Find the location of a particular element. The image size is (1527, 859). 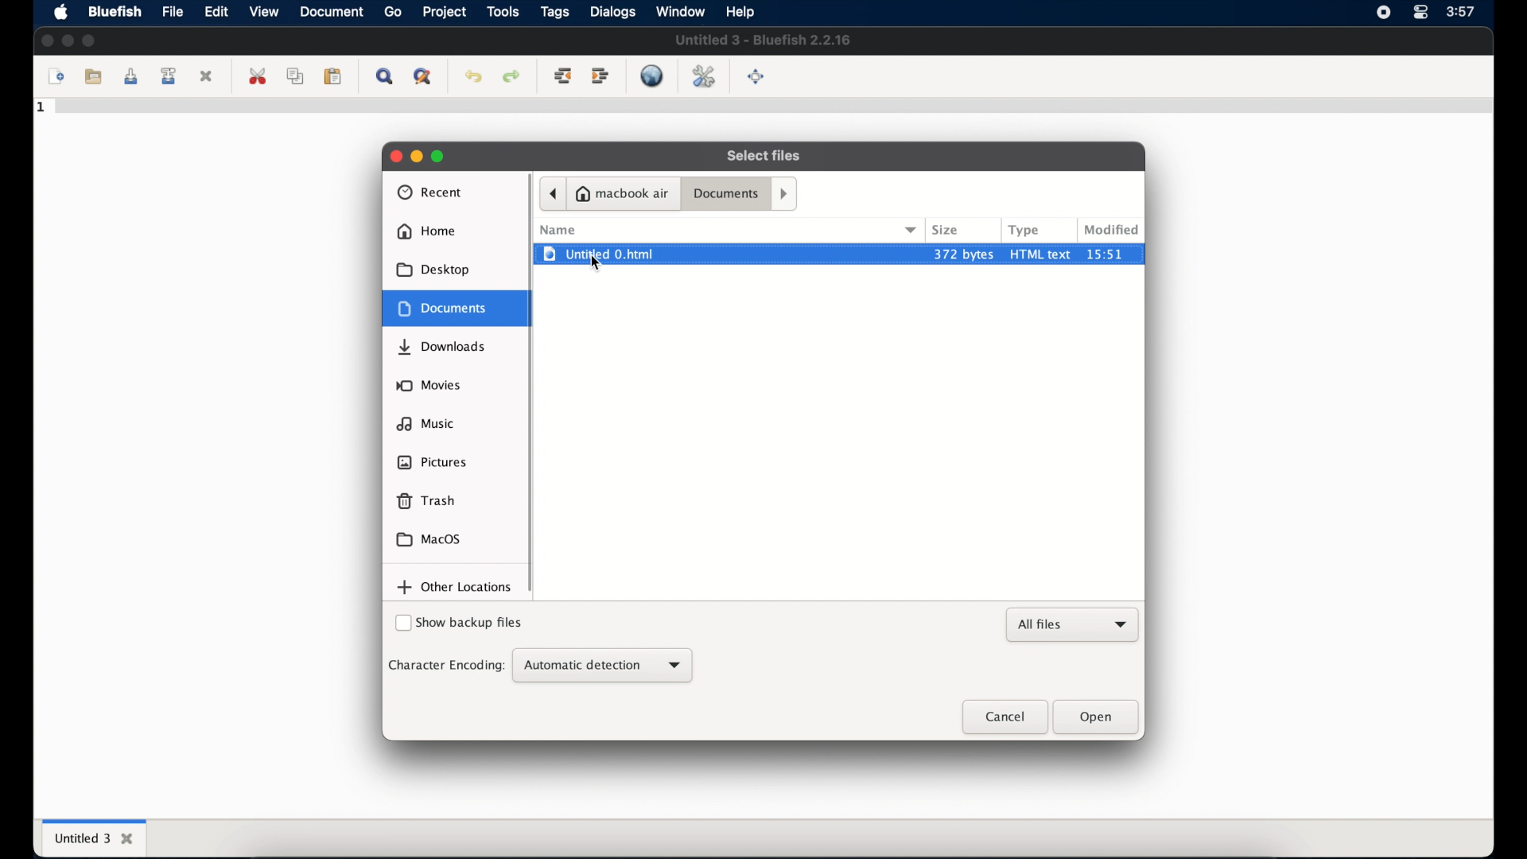

close is located at coordinates (46, 41).